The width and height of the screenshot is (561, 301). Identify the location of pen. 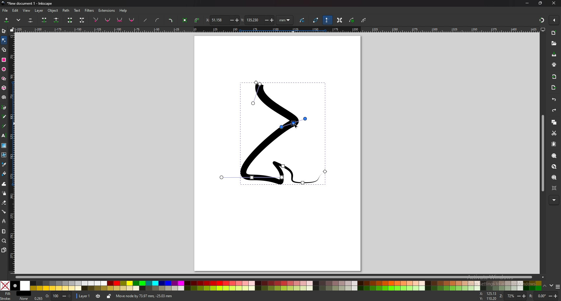
(4, 108).